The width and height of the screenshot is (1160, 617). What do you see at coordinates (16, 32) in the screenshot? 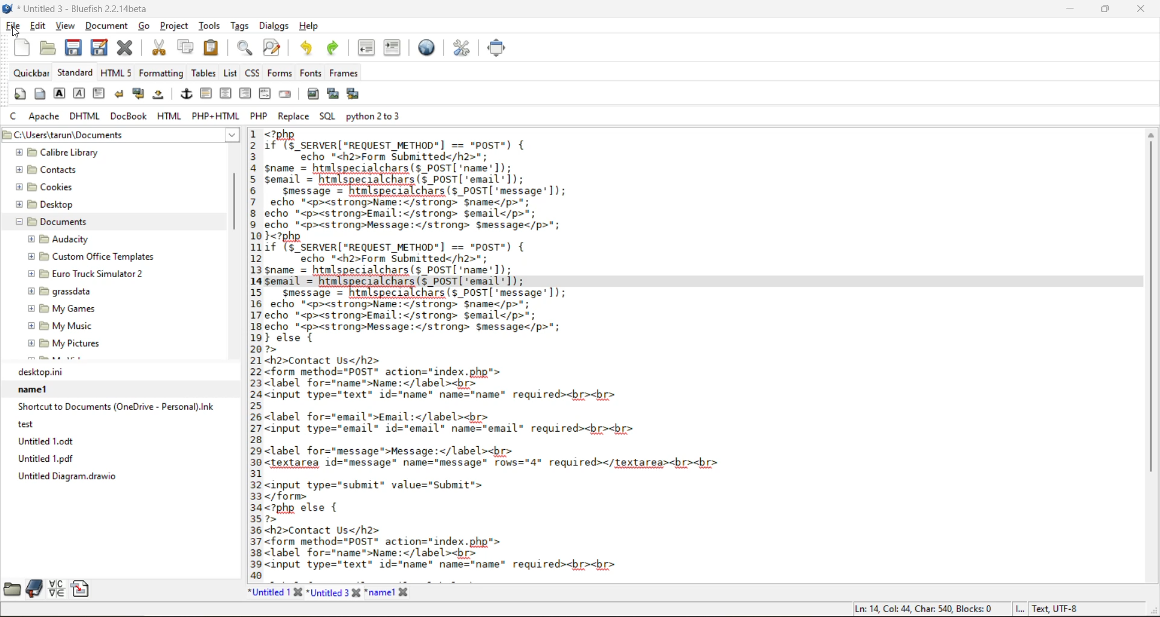
I see `Cursor` at bounding box center [16, 32].